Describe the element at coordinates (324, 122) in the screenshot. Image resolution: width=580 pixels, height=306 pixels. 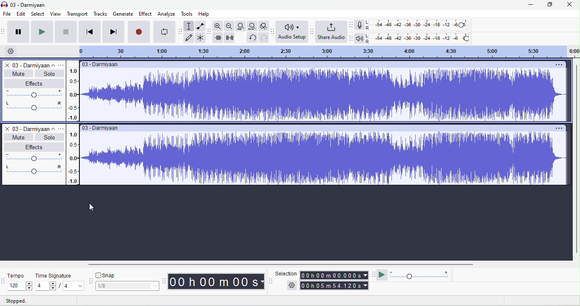
I see `stereo track split into two mono tracks.` at that location.